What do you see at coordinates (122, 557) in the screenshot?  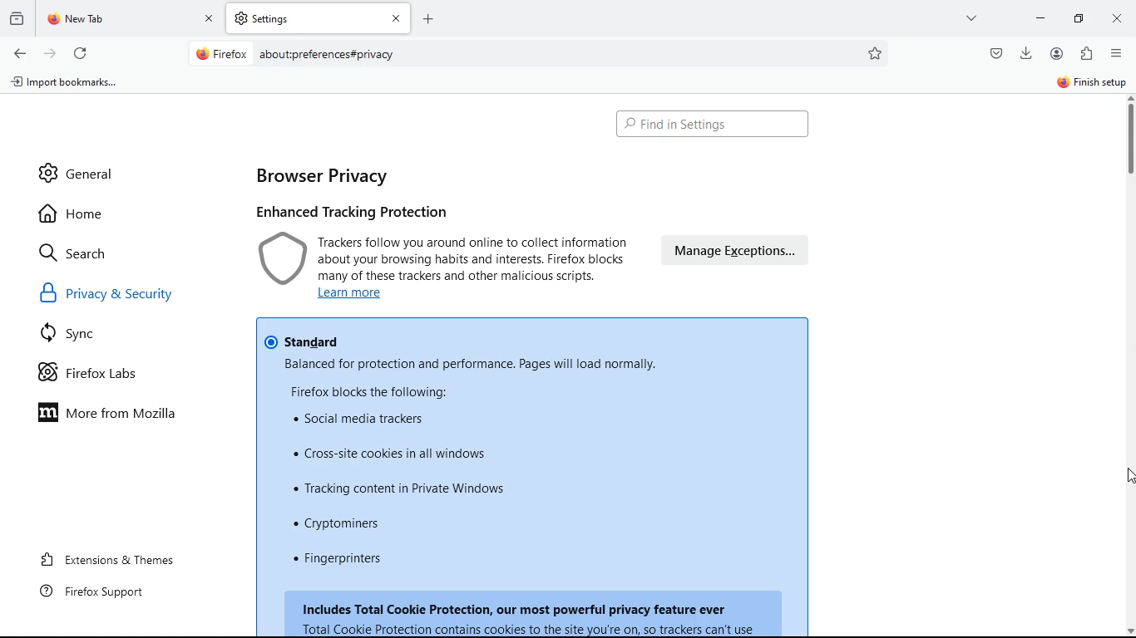 I see `extensions & themes` at bounding box center [122, 557].